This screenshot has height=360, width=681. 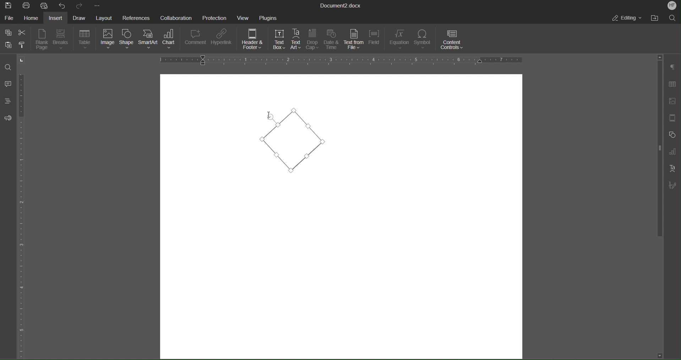 I want to click on File, so click(x=9, y=17).